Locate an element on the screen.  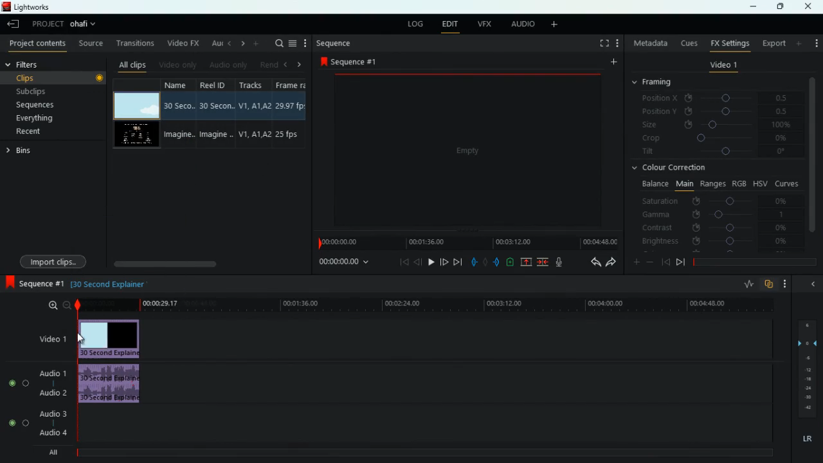
forward is located at coordinates (611, 262).